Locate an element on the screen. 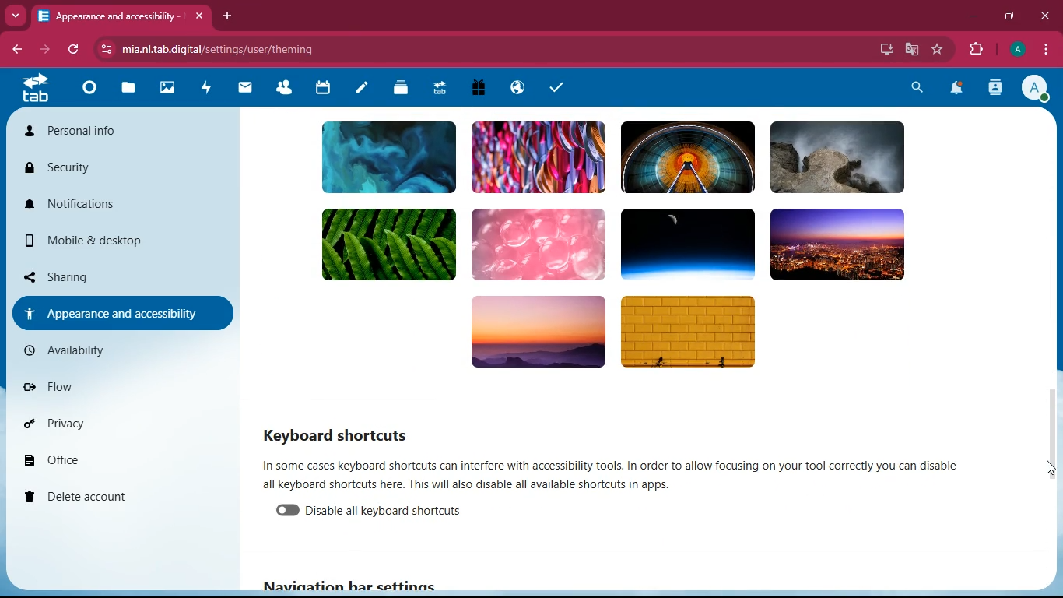 This screenshot has height=598, width=1063. extension is located at coordinates (974, 50).